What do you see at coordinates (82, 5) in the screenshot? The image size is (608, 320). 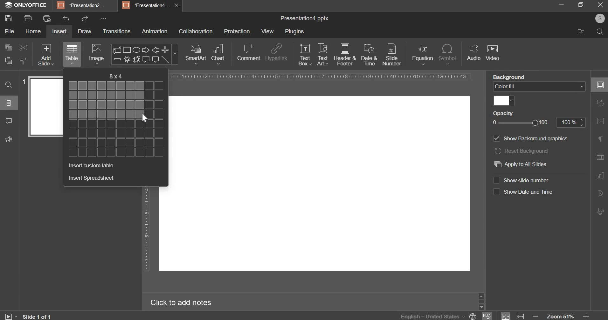 I see `presentation2` at bounding box center [82, 5].